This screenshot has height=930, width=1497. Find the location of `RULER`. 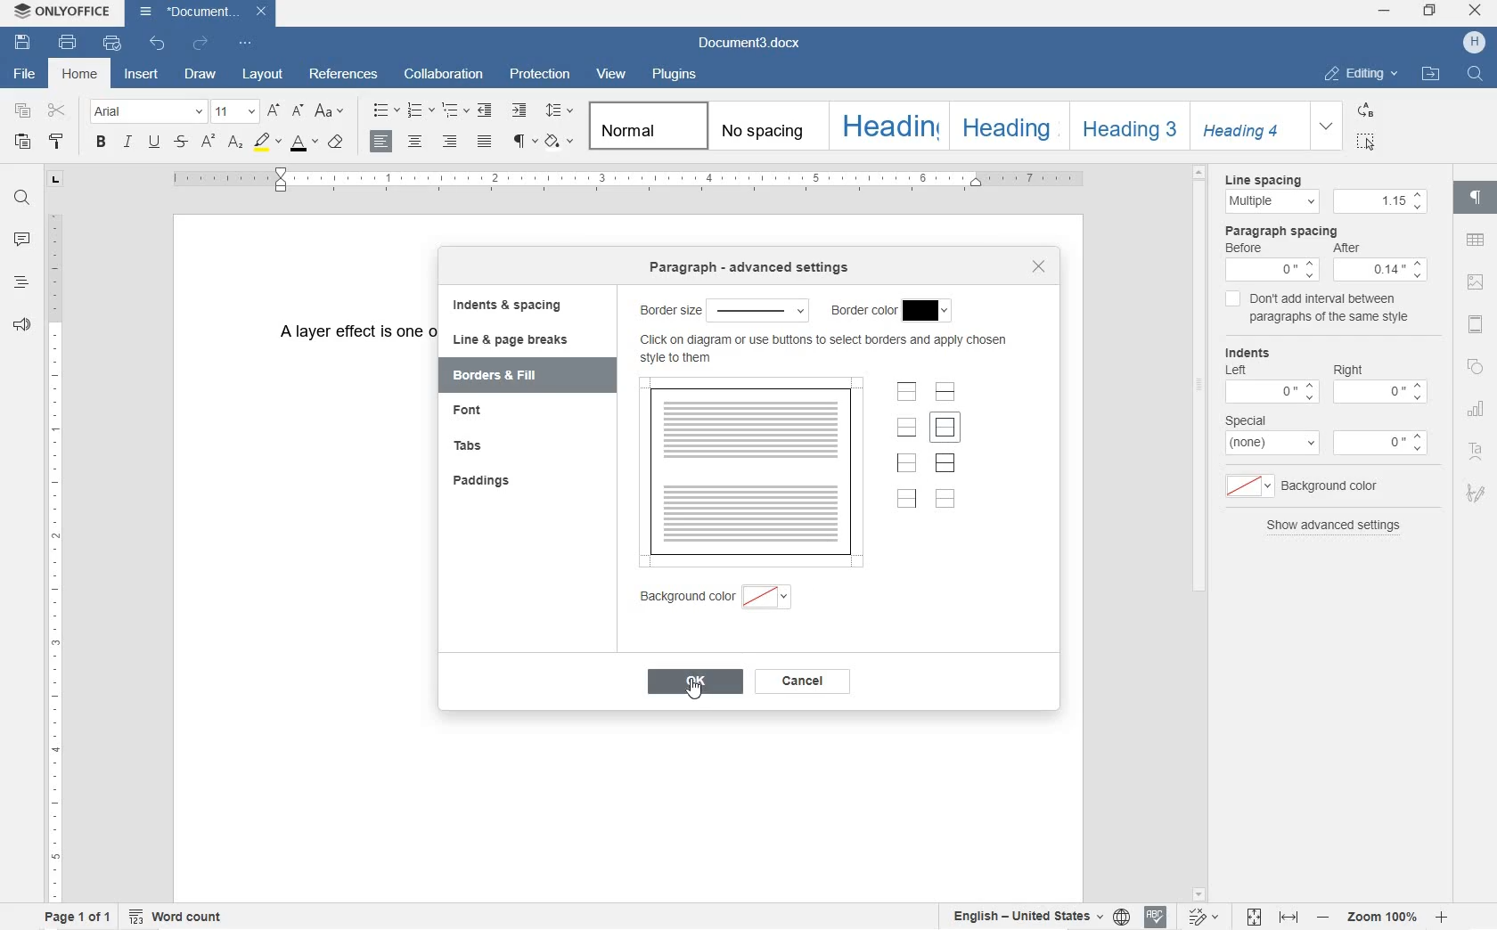

RULER is located at coordinates (630, 180).